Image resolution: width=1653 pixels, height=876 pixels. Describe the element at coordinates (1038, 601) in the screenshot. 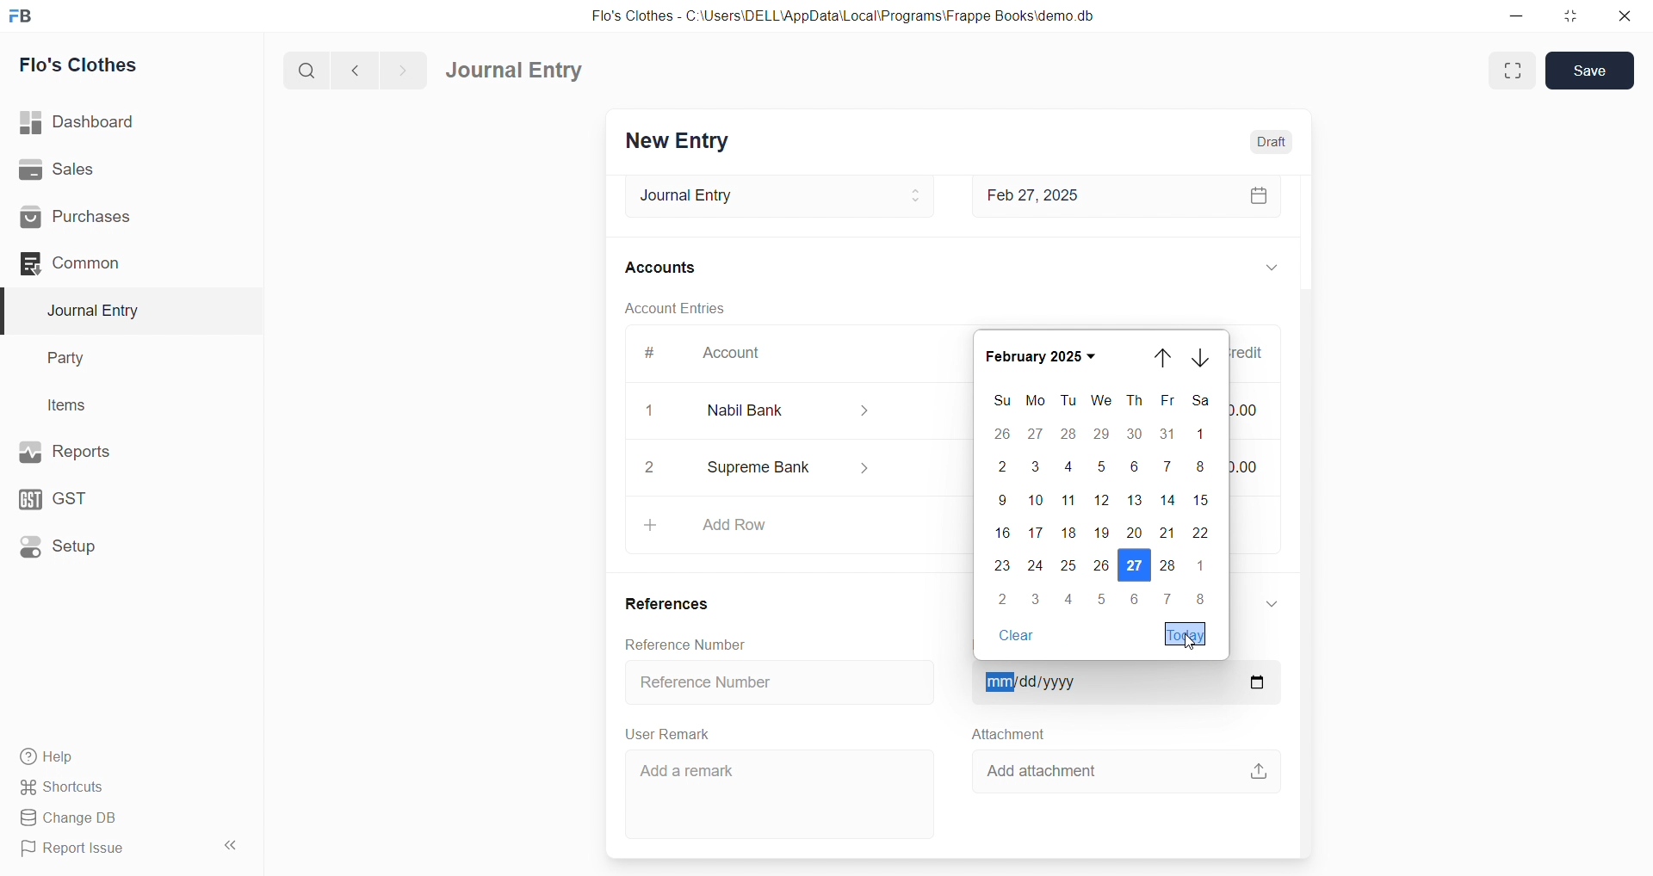

I see `3` at that location.